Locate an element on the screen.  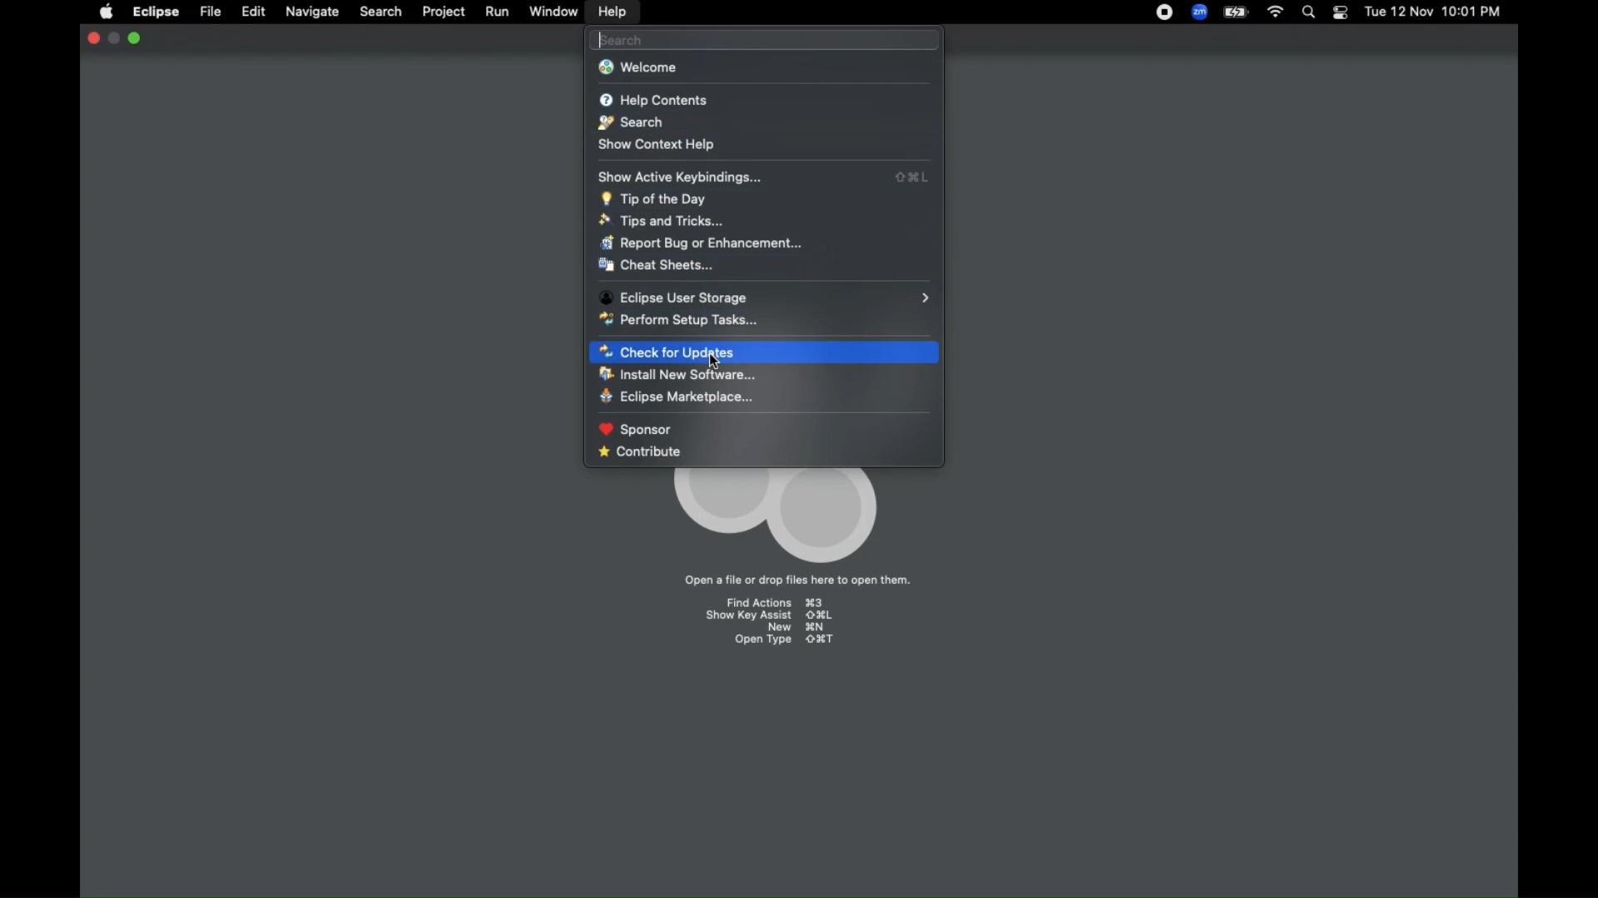
find actions x3 is located at coordinates (772, 599).